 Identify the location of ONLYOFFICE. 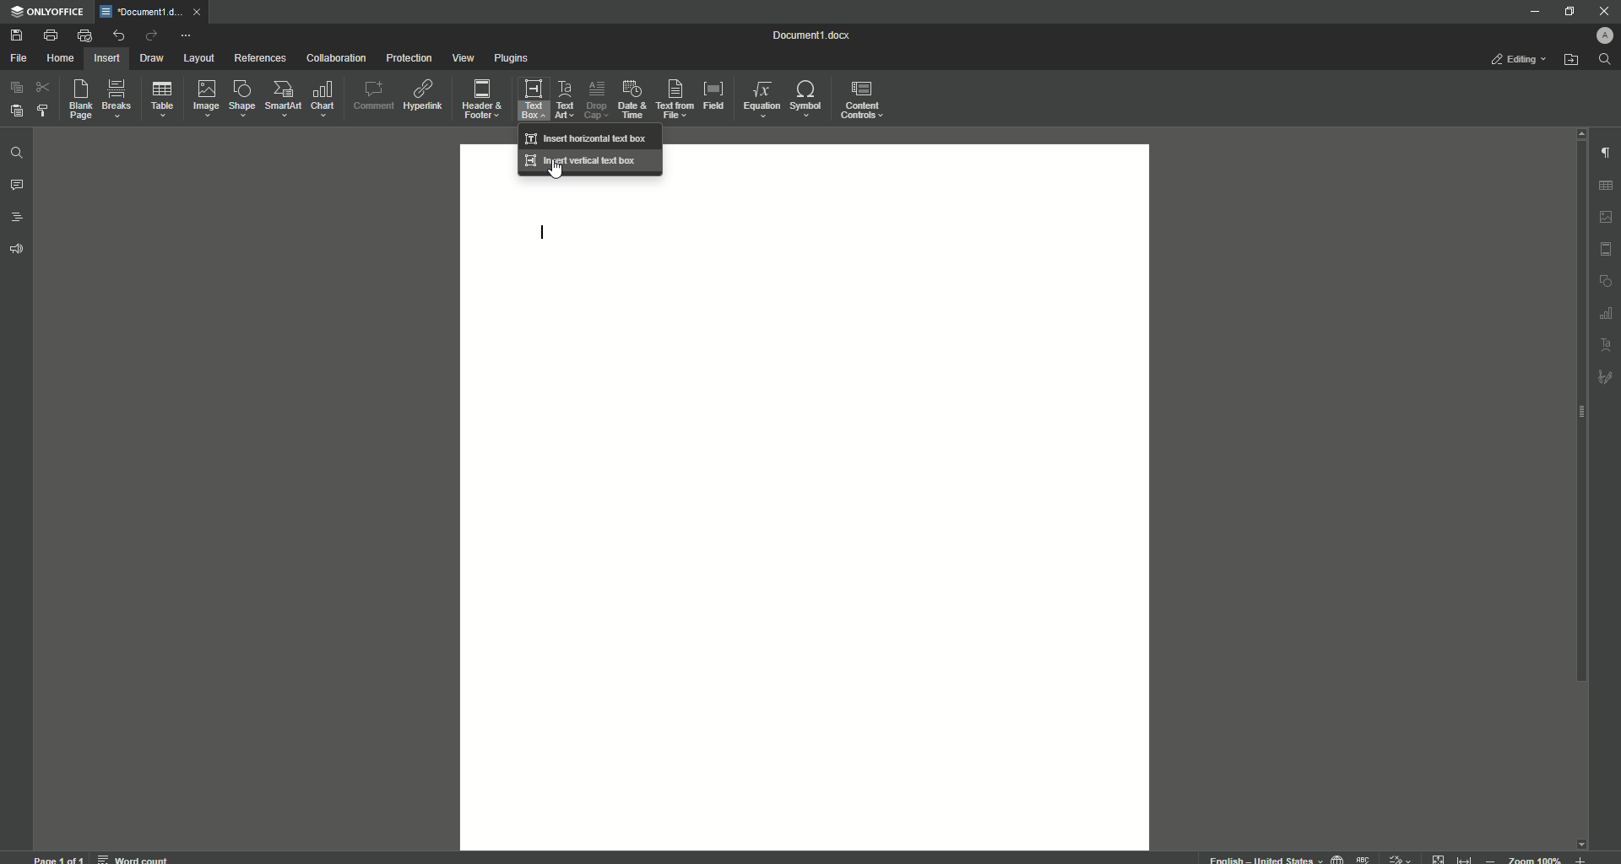
(48, 13).